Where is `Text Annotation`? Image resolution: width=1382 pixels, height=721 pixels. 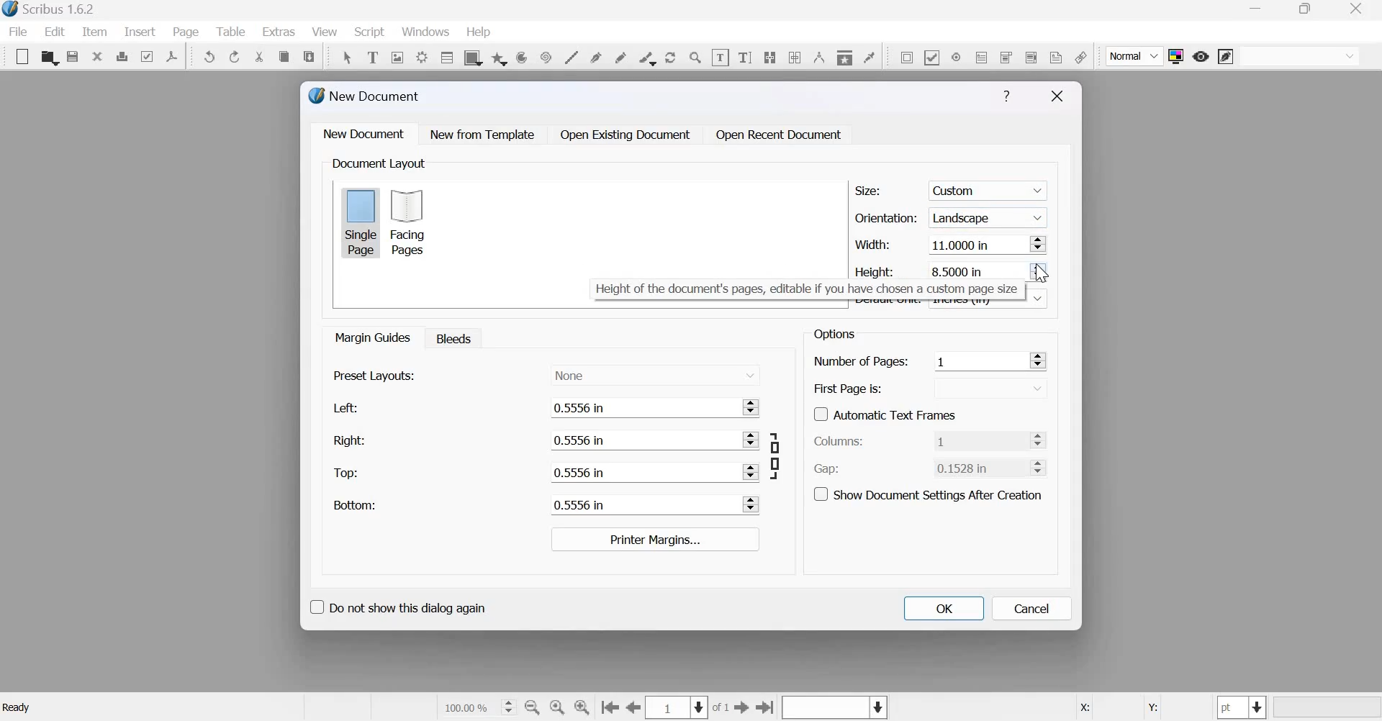 Text Annotation is located at coordinates (1056, 57).